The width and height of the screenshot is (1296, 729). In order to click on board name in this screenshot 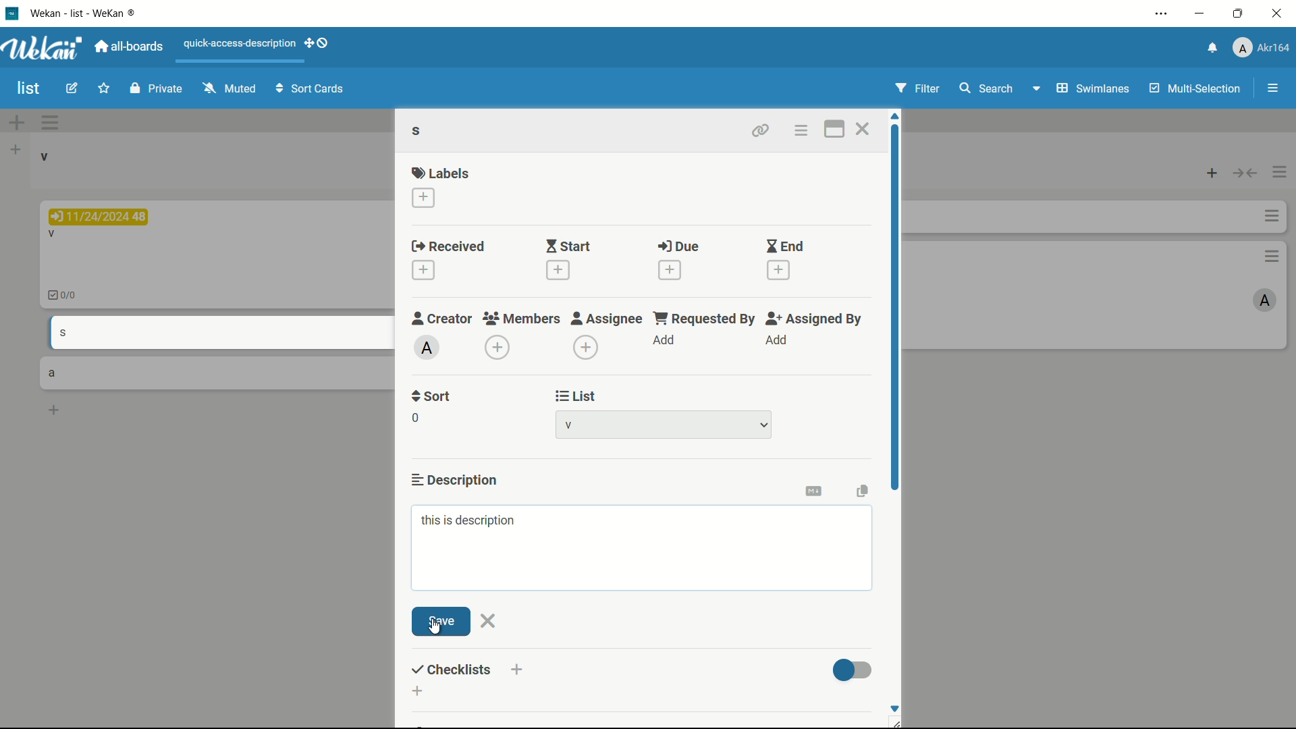, I will do `click(30, 89)`.